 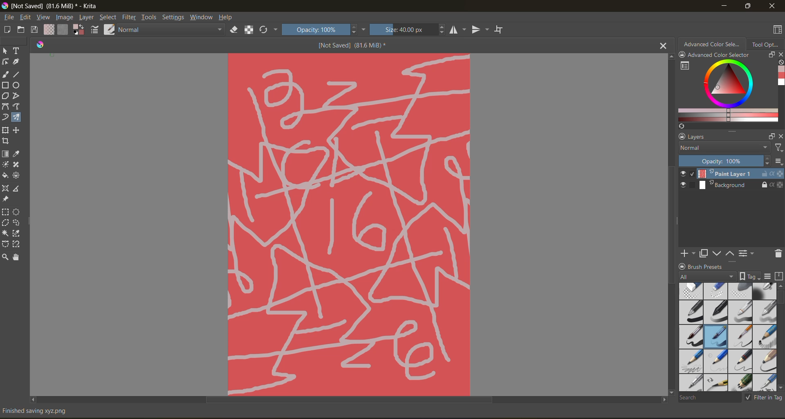 What do you see at coordinates (48, 29) in the screenshot?
I see `fill gradients` at bounding box center [48, 29].